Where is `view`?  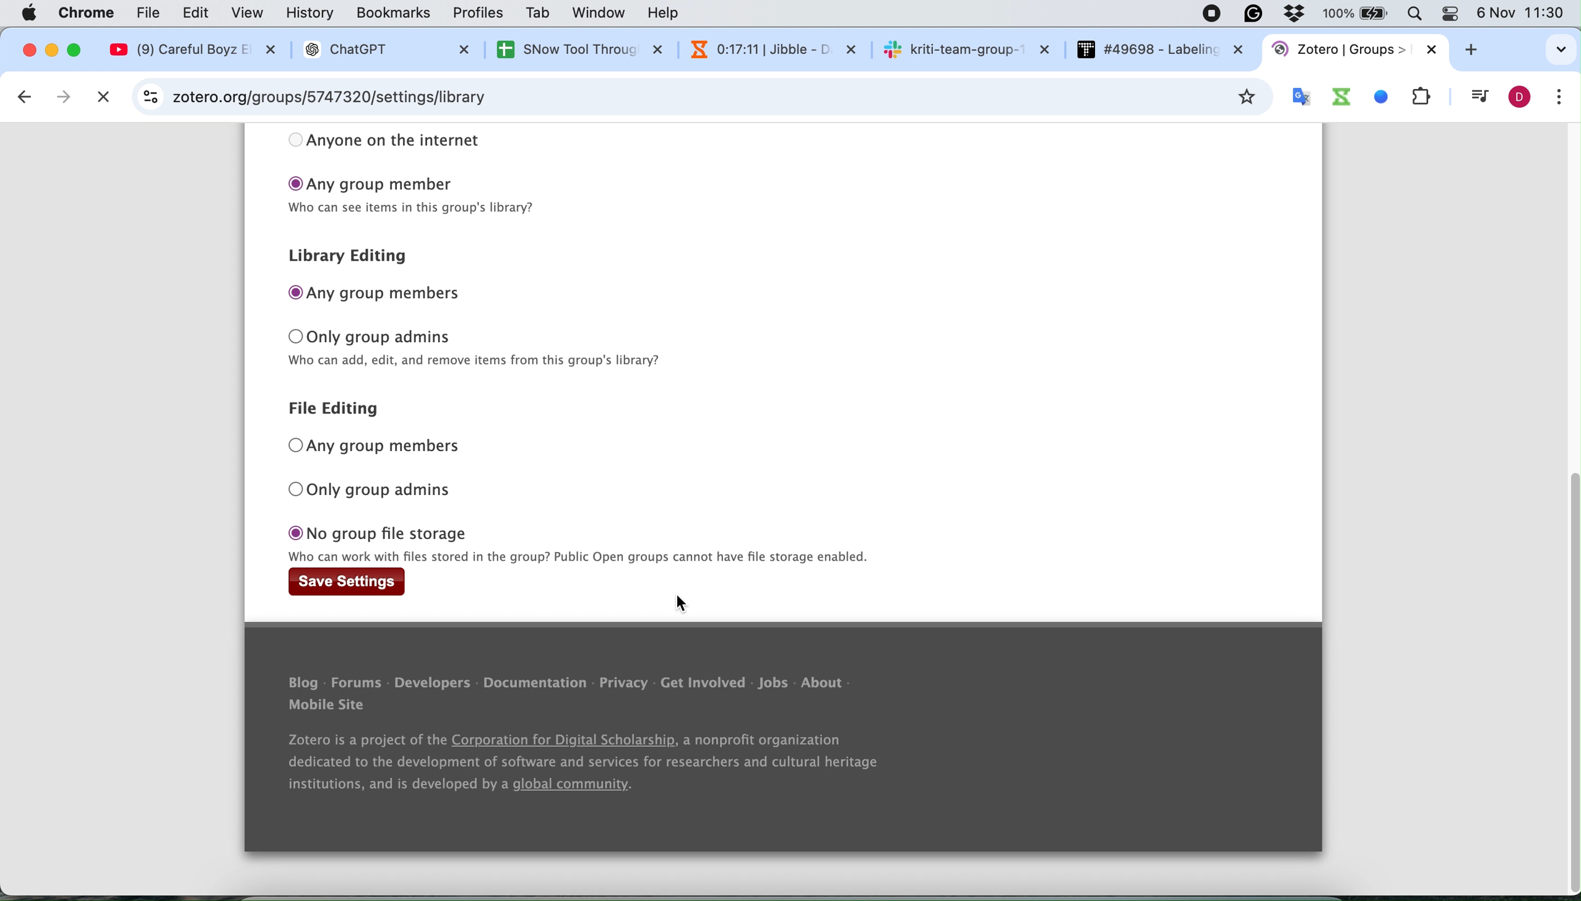 view is located at coordinates (249, 12).